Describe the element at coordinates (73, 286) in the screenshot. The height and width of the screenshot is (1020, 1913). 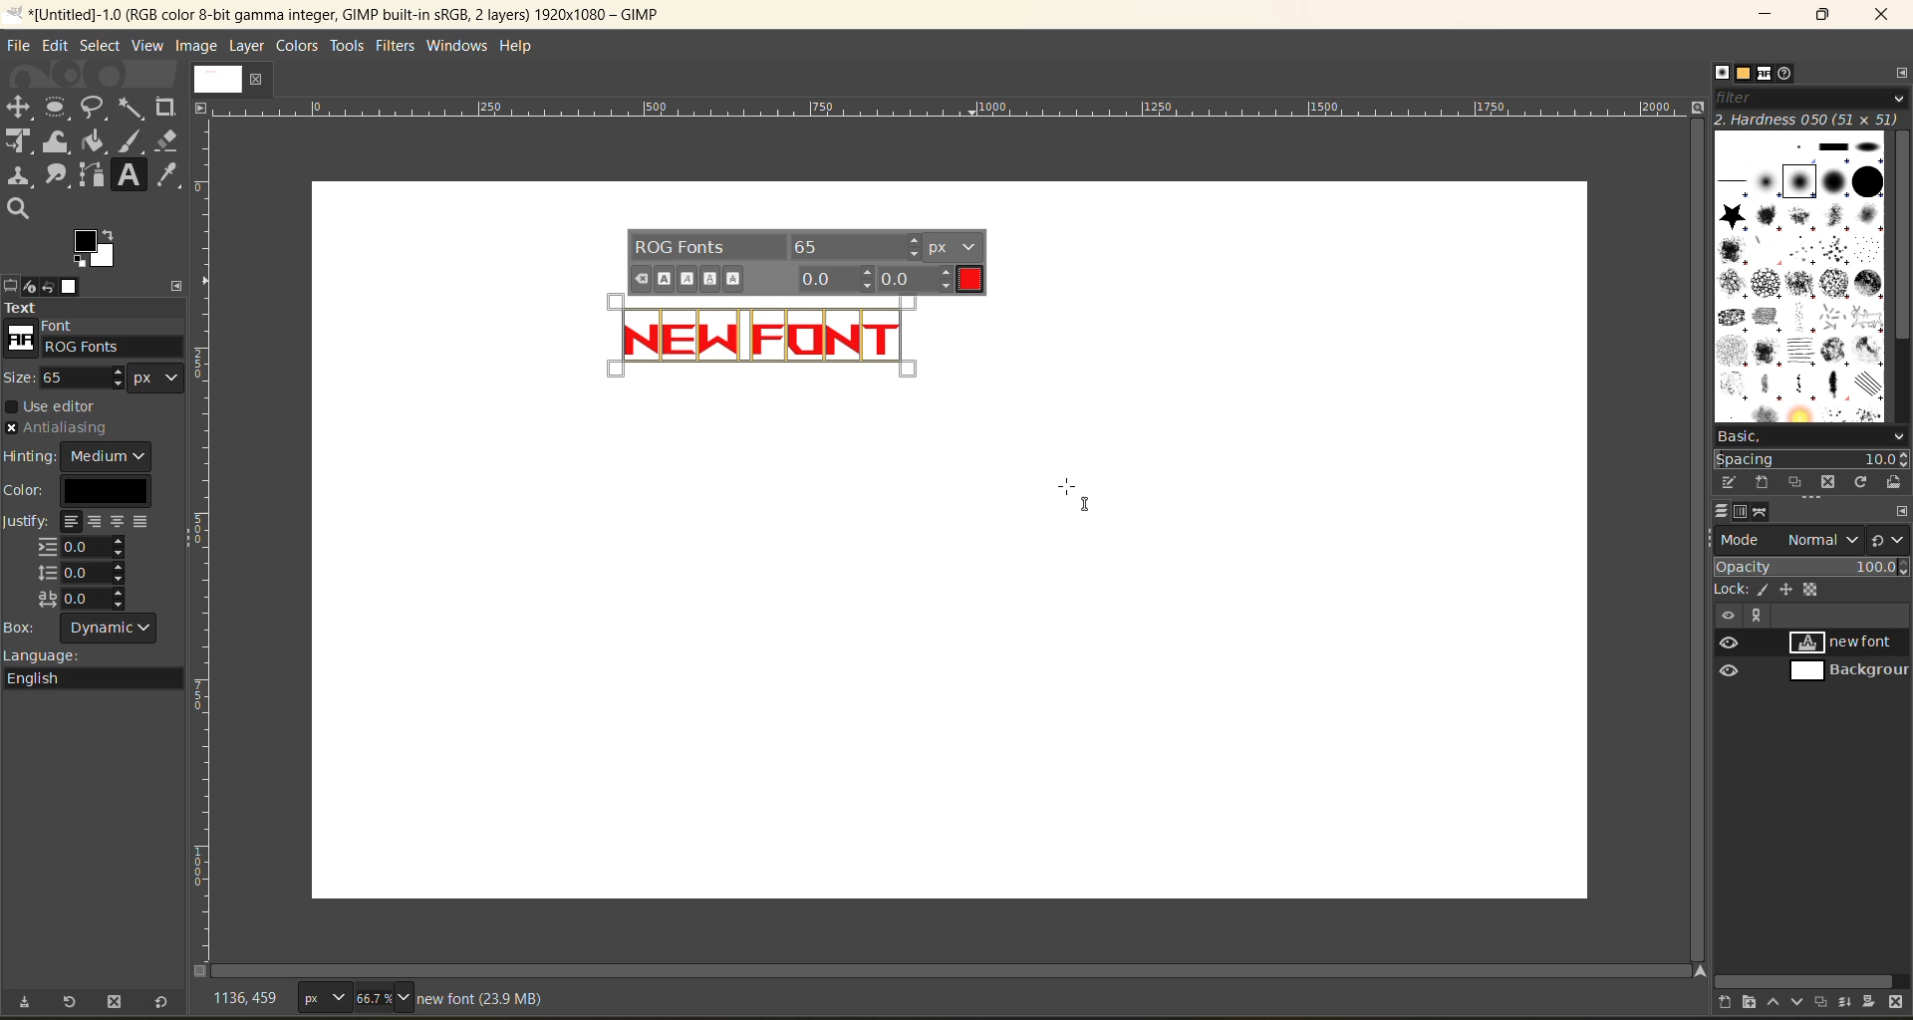
I see `images` at that location.